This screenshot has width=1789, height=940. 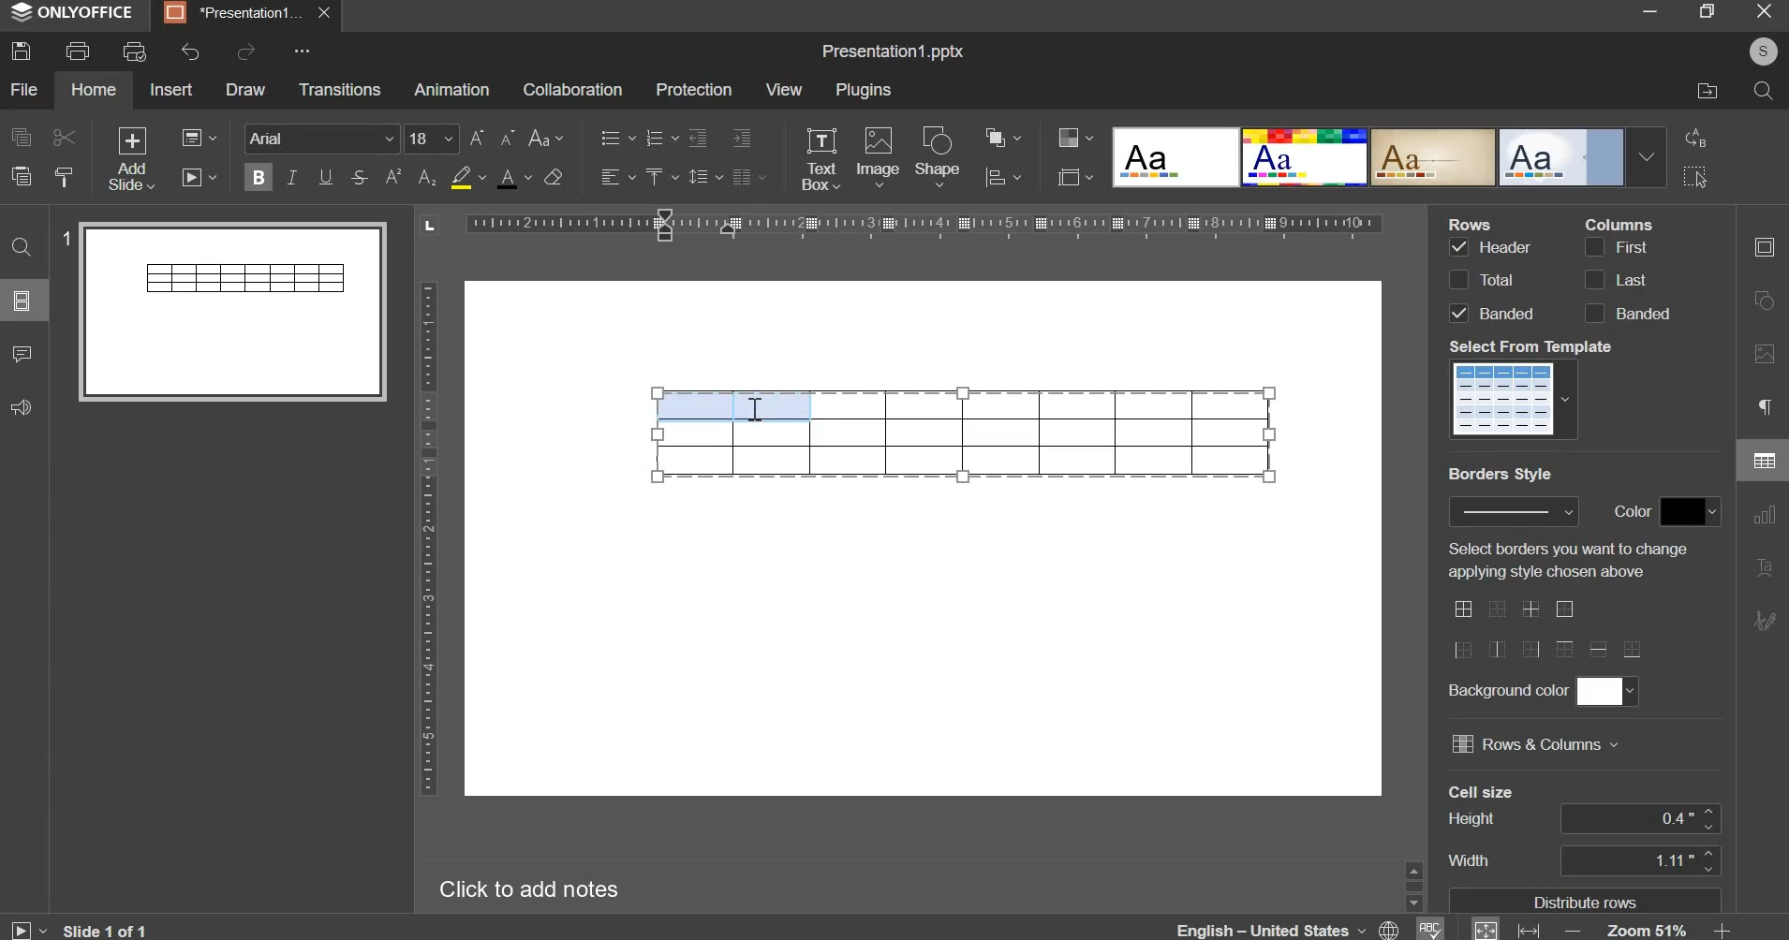 What do you see at coordinates (616, 137) in the screenshot?
I see `bullets` at bounding box center [616, 137].